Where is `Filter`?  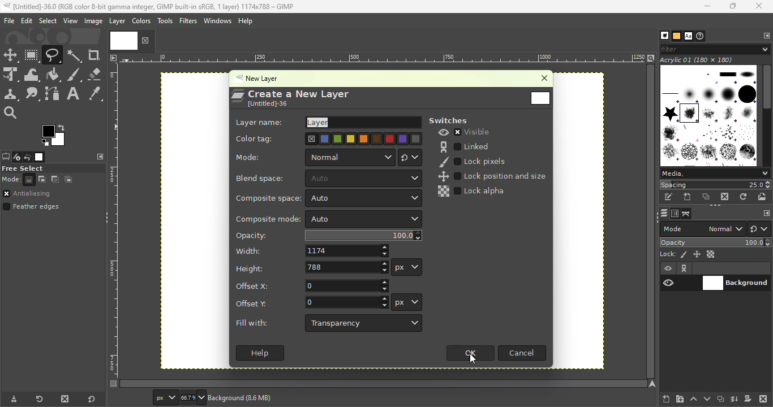 Filter is located at coordinates (716, 49).